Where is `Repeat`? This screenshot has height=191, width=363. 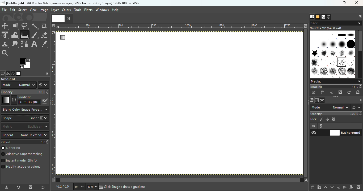 Repeat is located at coordinates (25, 135).